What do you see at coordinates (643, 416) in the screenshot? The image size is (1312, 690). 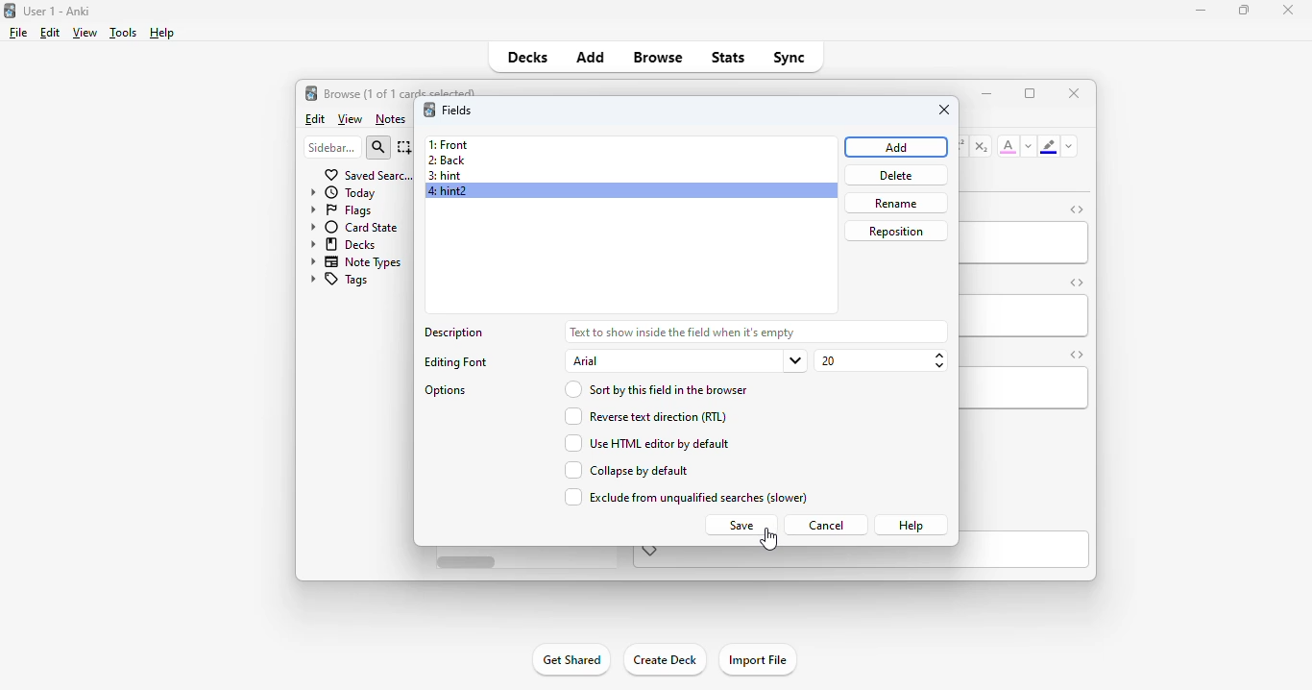 I see `reverse text direction` at bounding box center [643, 416].